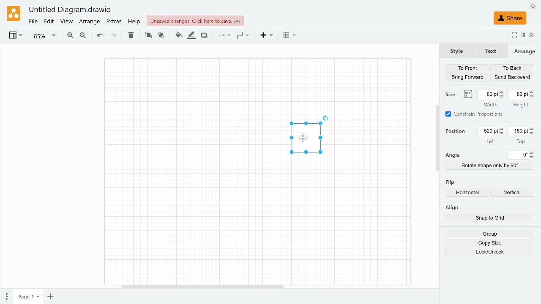  I want to click on Unsaved changes. Click here to save., so click(195, 21).